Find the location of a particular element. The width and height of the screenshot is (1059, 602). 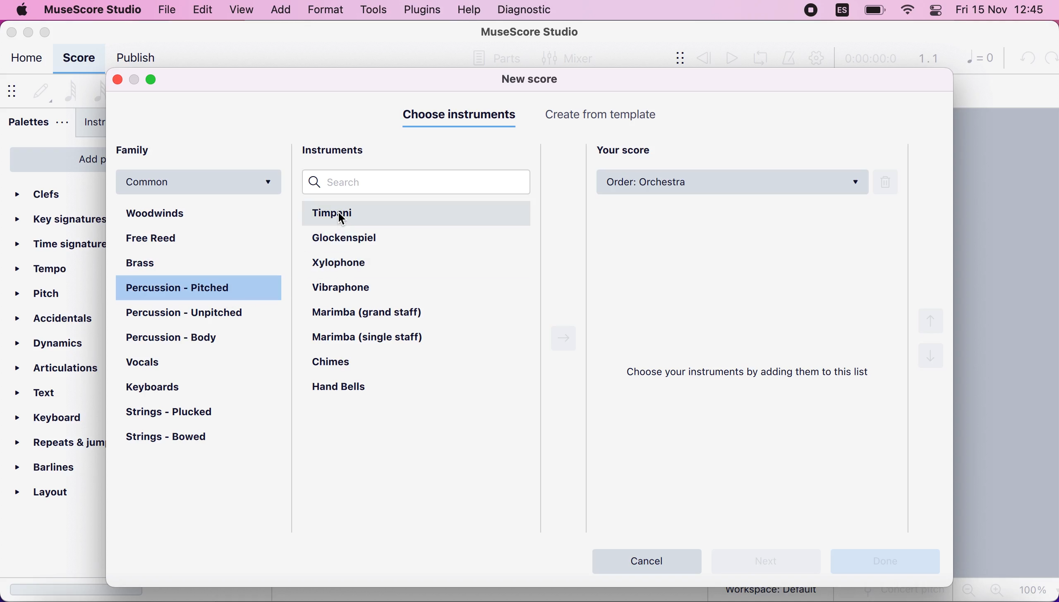

hand bells is located at coordinates (347, 388).